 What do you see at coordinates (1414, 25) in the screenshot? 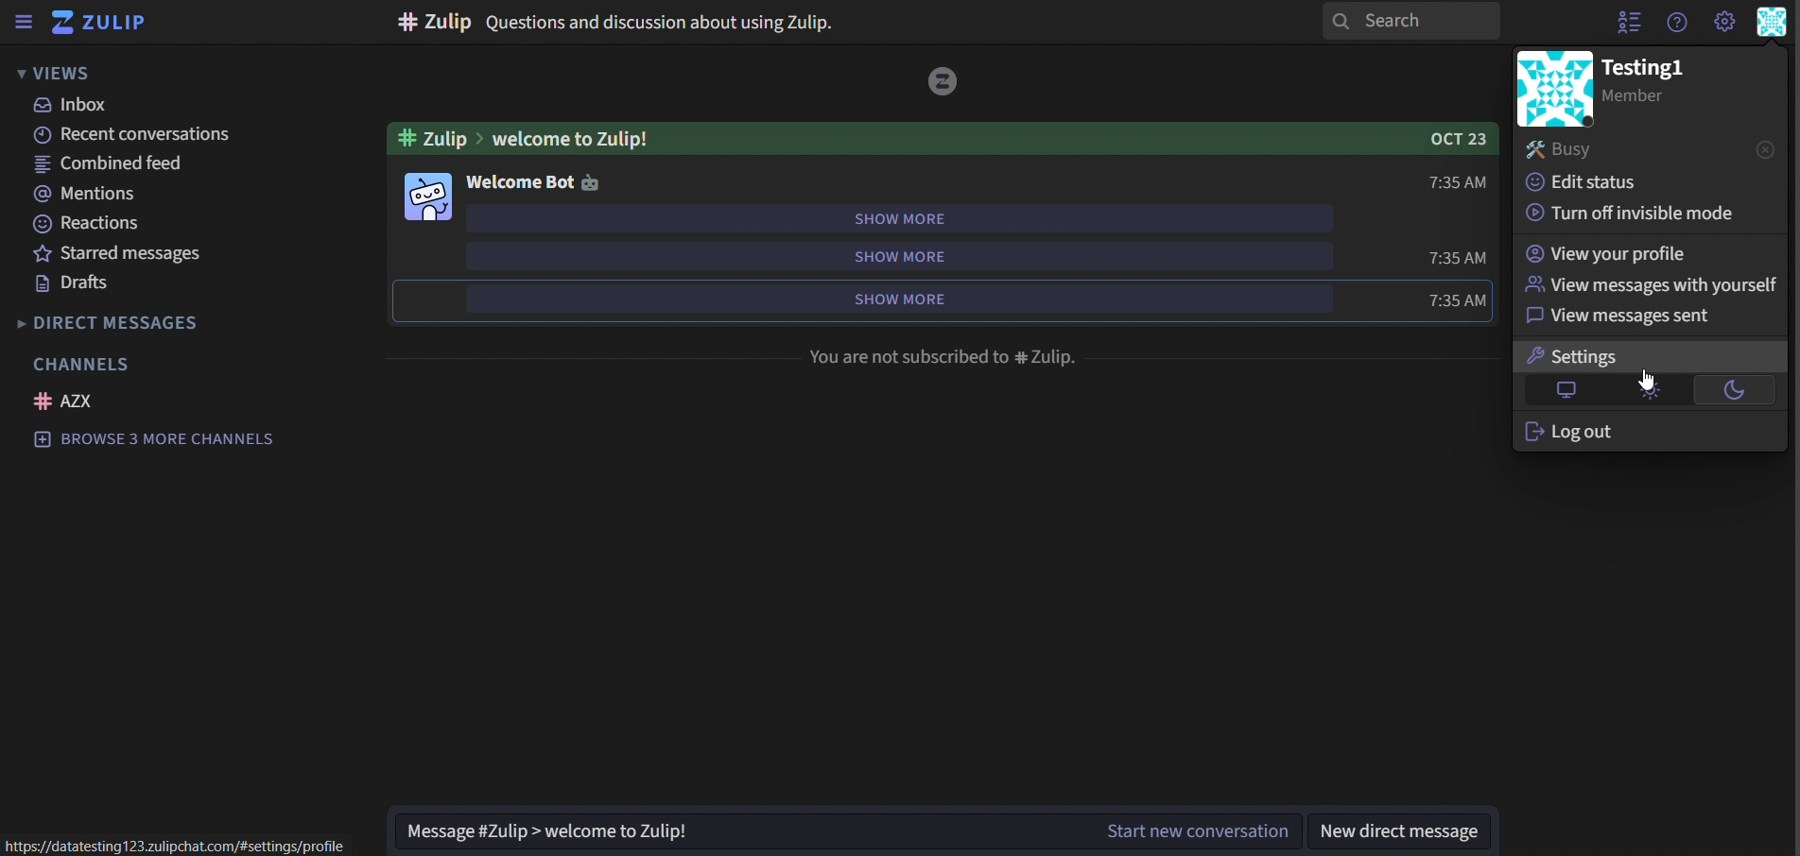
I see `search` at bounding box center [1414, 25].